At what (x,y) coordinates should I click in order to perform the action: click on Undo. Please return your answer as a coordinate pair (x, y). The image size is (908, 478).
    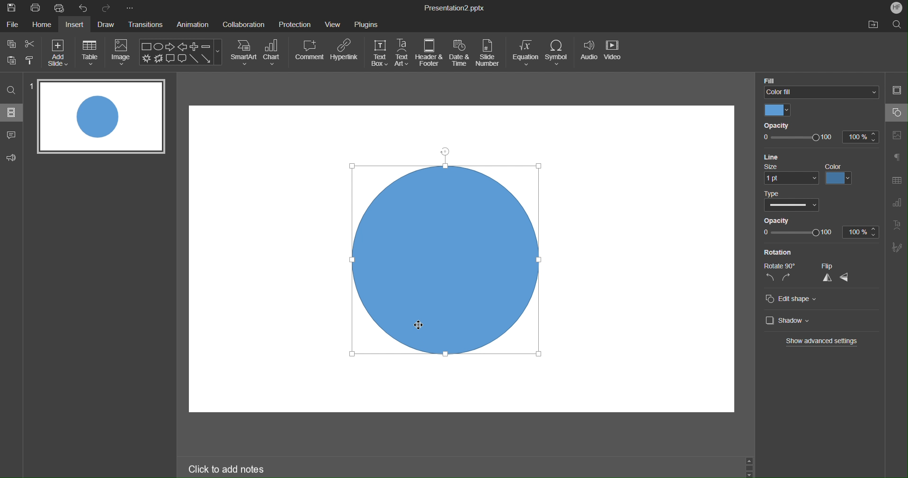
    Looking at the image, I should click on (85, 8).